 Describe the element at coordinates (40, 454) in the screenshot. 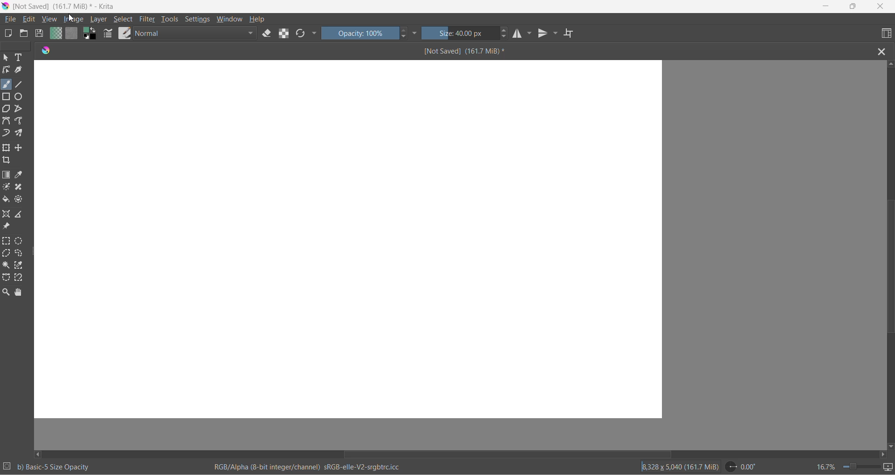

I see `scroll left button` at that location.